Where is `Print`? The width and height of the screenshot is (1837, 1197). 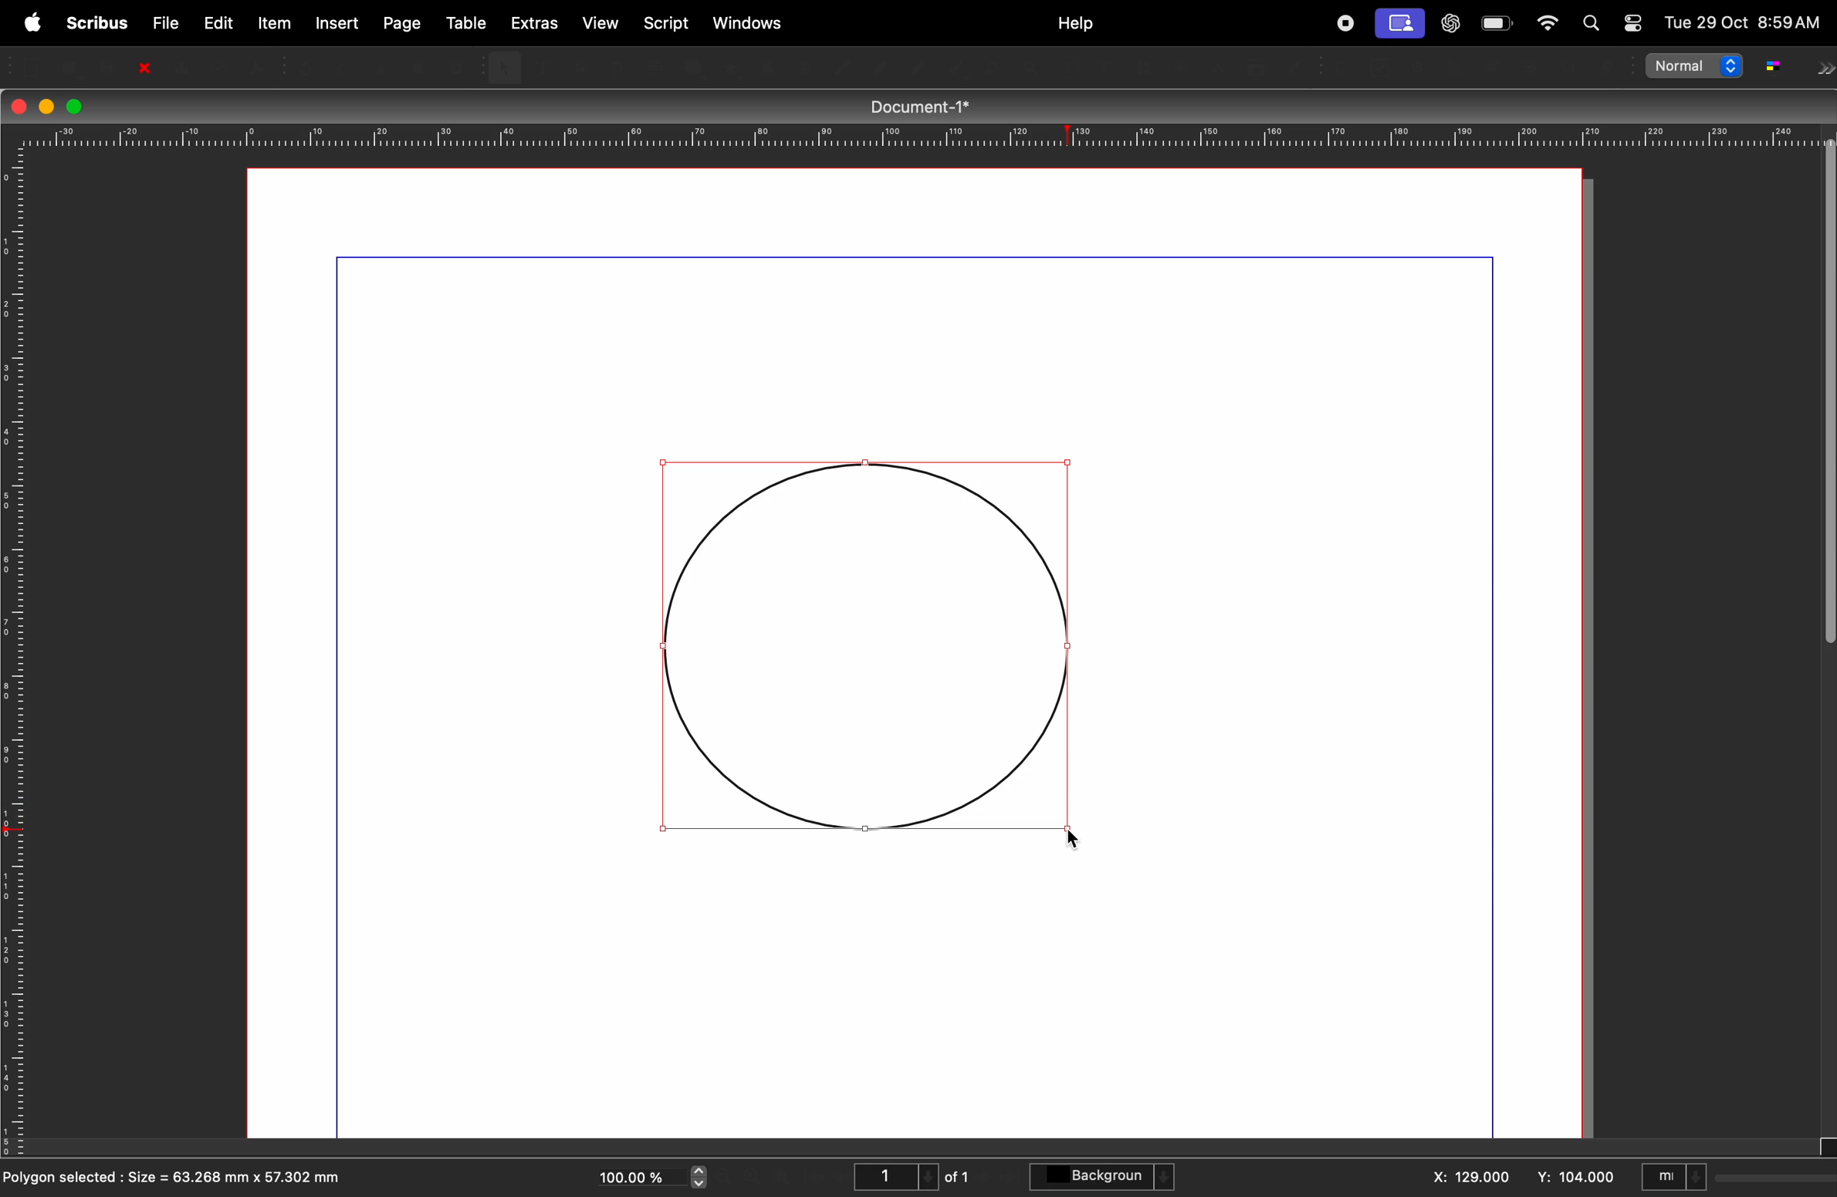
Print is located at coordinates (180, 66).